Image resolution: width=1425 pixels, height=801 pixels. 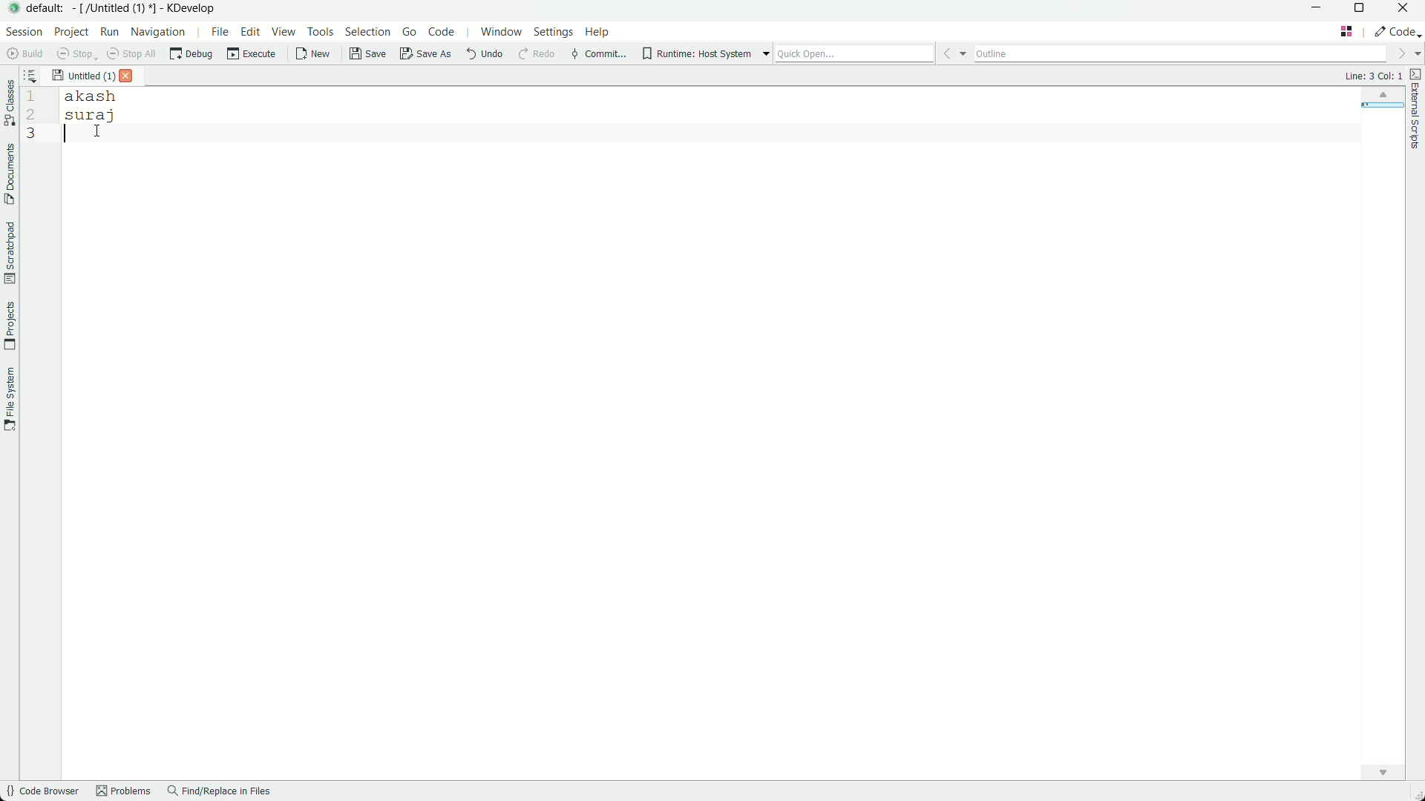 What do you see at coordinates (313, 54) in the screenshot?
I see `New` at bounding box center [313, 54].